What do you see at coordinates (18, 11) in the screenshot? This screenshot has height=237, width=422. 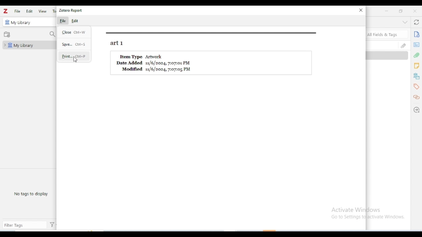 I see `file` at bounding box center [18, 11].